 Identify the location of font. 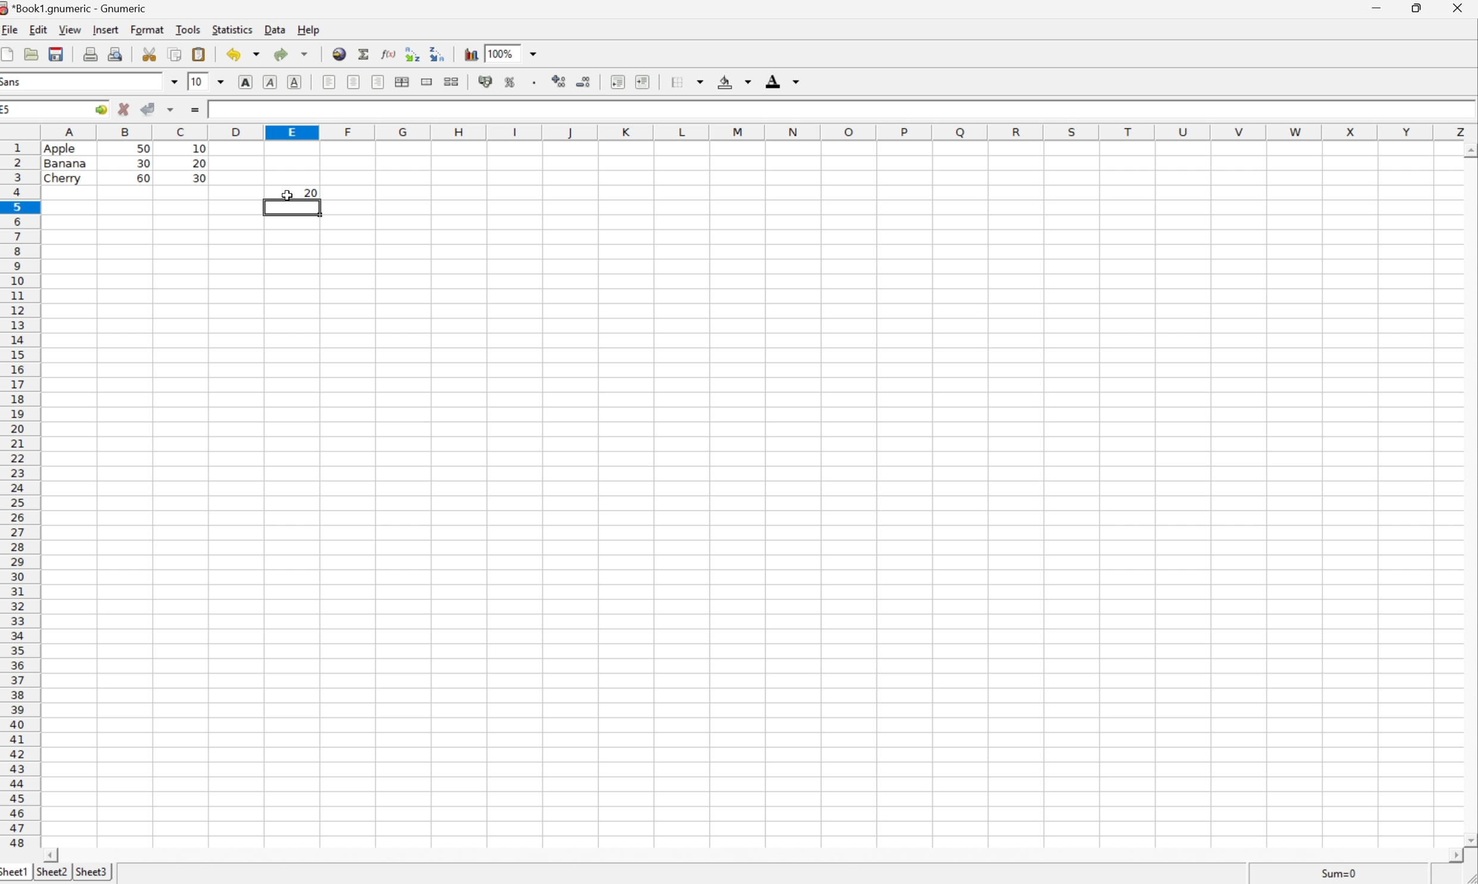
(14, 83).